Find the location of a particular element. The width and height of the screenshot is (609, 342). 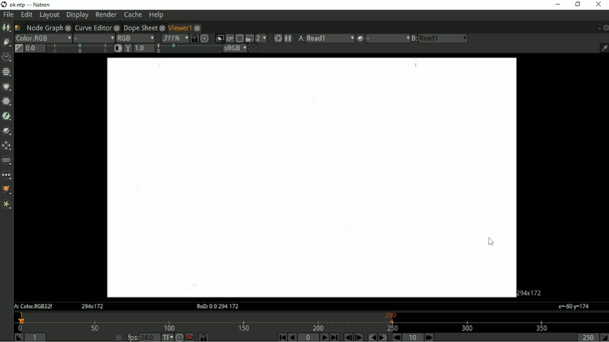

Node Graph is located at coordinates (43, 27).